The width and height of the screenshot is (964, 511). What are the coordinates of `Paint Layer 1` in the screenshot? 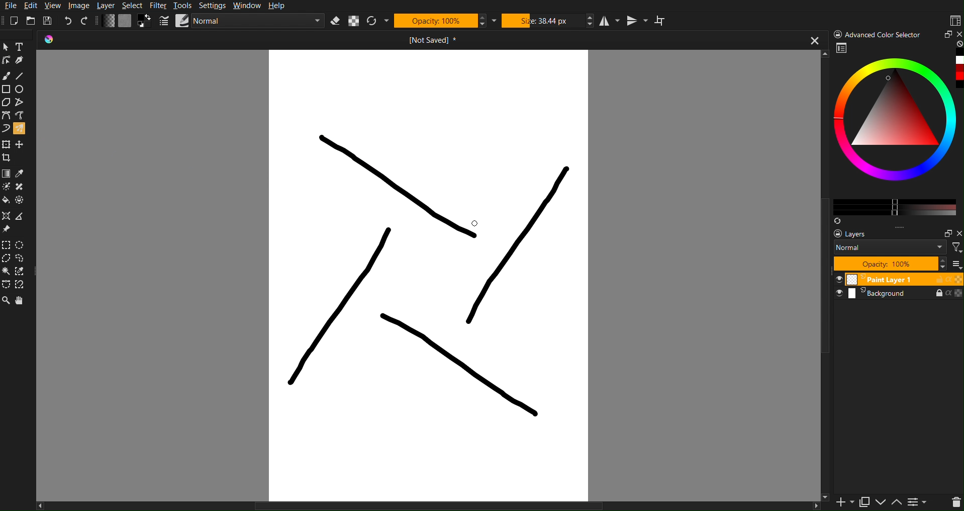 It's located at (899, 279).